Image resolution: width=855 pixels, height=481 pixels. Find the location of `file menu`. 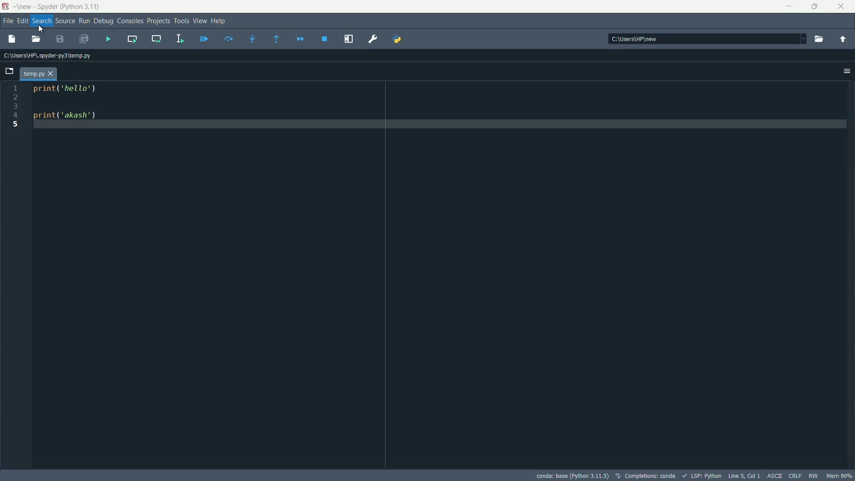

file menu is located at coordinates (7, 21).